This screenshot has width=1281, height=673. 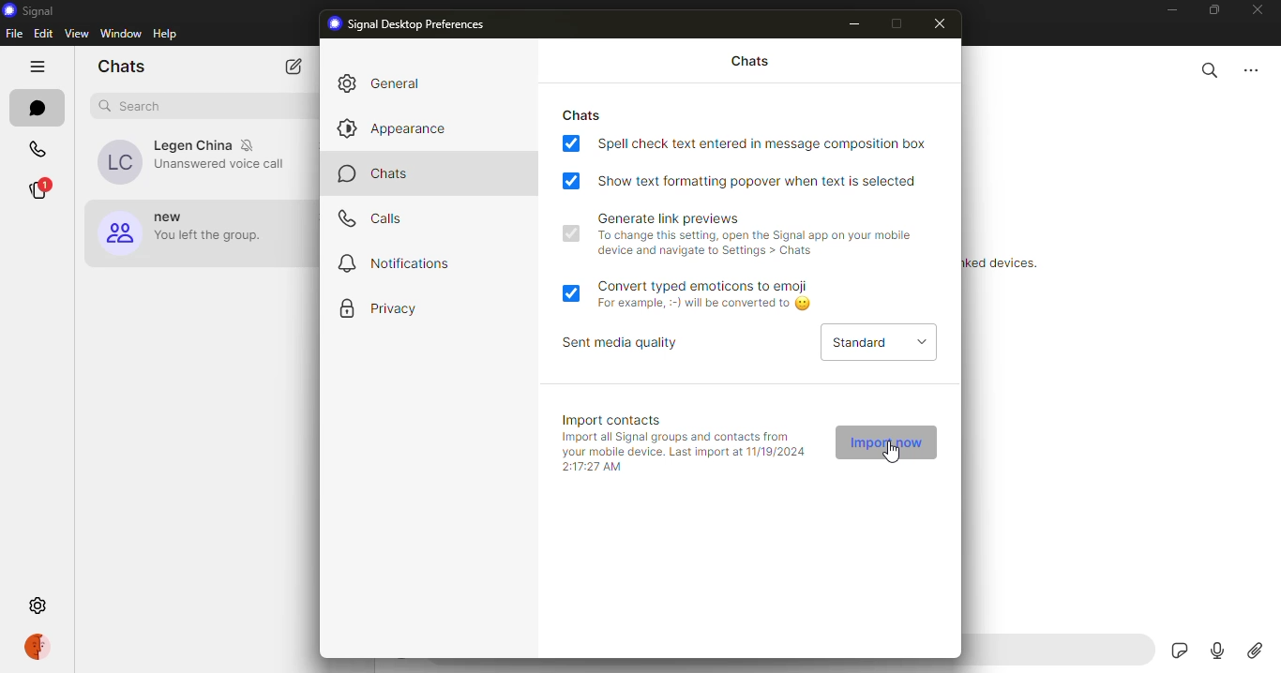 I want to click on example, so click(x=710, y=305).